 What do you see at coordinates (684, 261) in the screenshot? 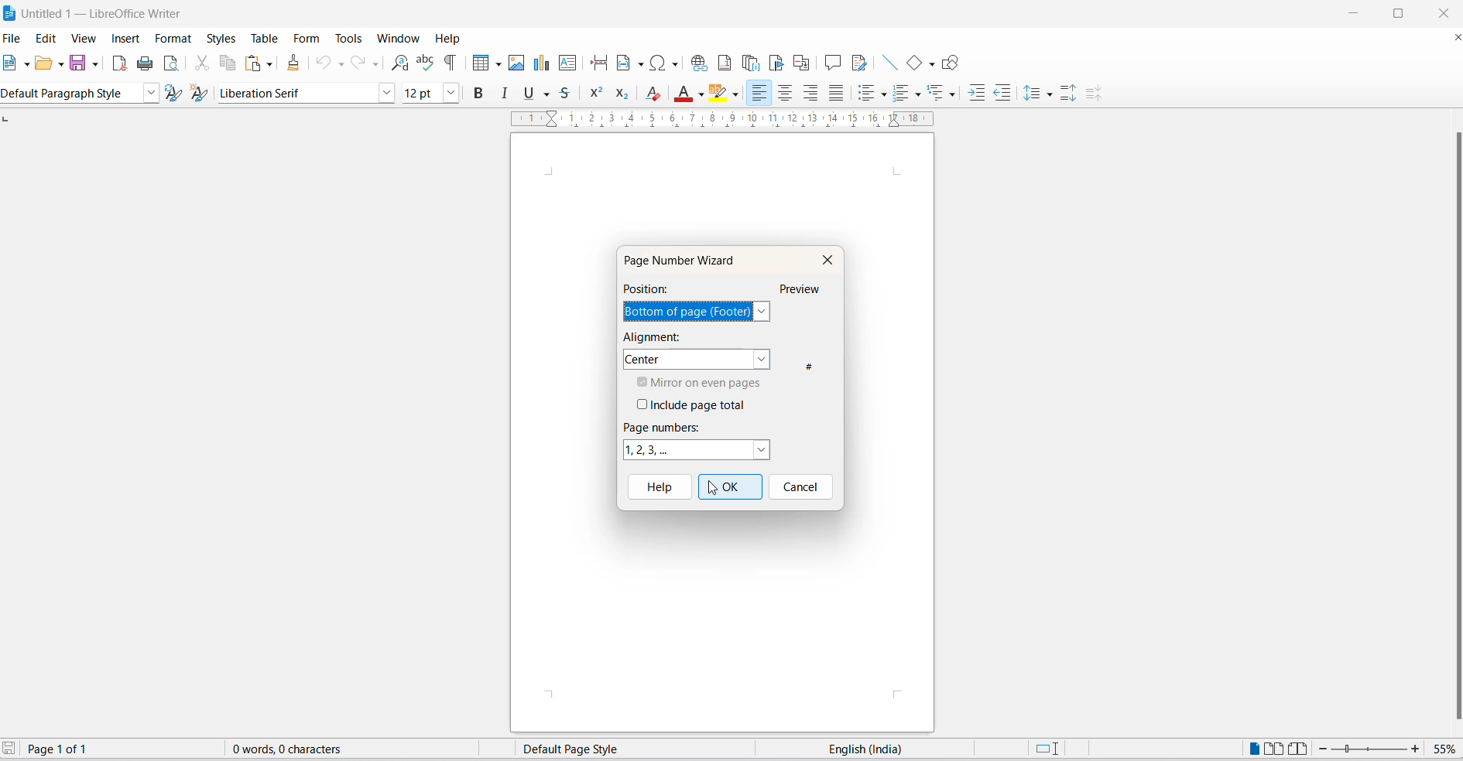
I see `page number dialog box` at bounding box center [684, 261].